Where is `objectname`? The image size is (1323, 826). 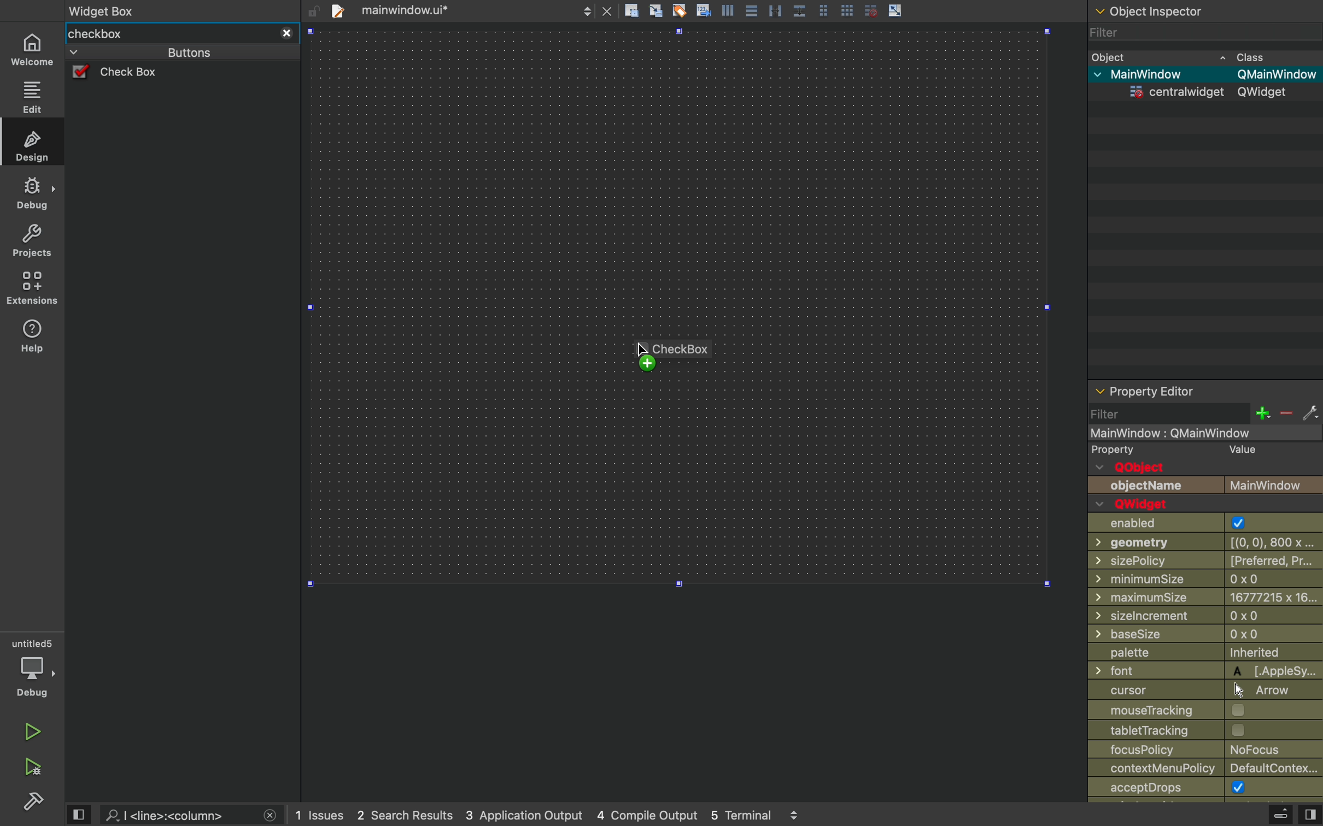 objectname is located at coordinates (1205, 486).